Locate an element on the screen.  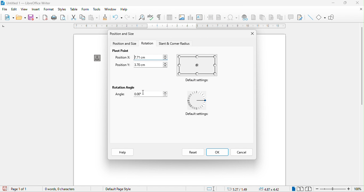
rotation angle is located at coordinates (123, 87).